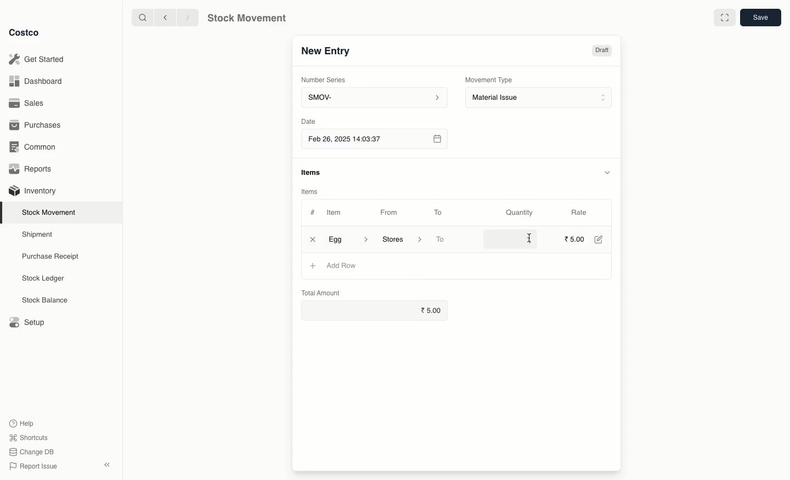 The image size is (790, 480). What do you see at coordinates (46, 300) in the screenshot?
I see `Stock Balance` at bounding box center [46, 300].